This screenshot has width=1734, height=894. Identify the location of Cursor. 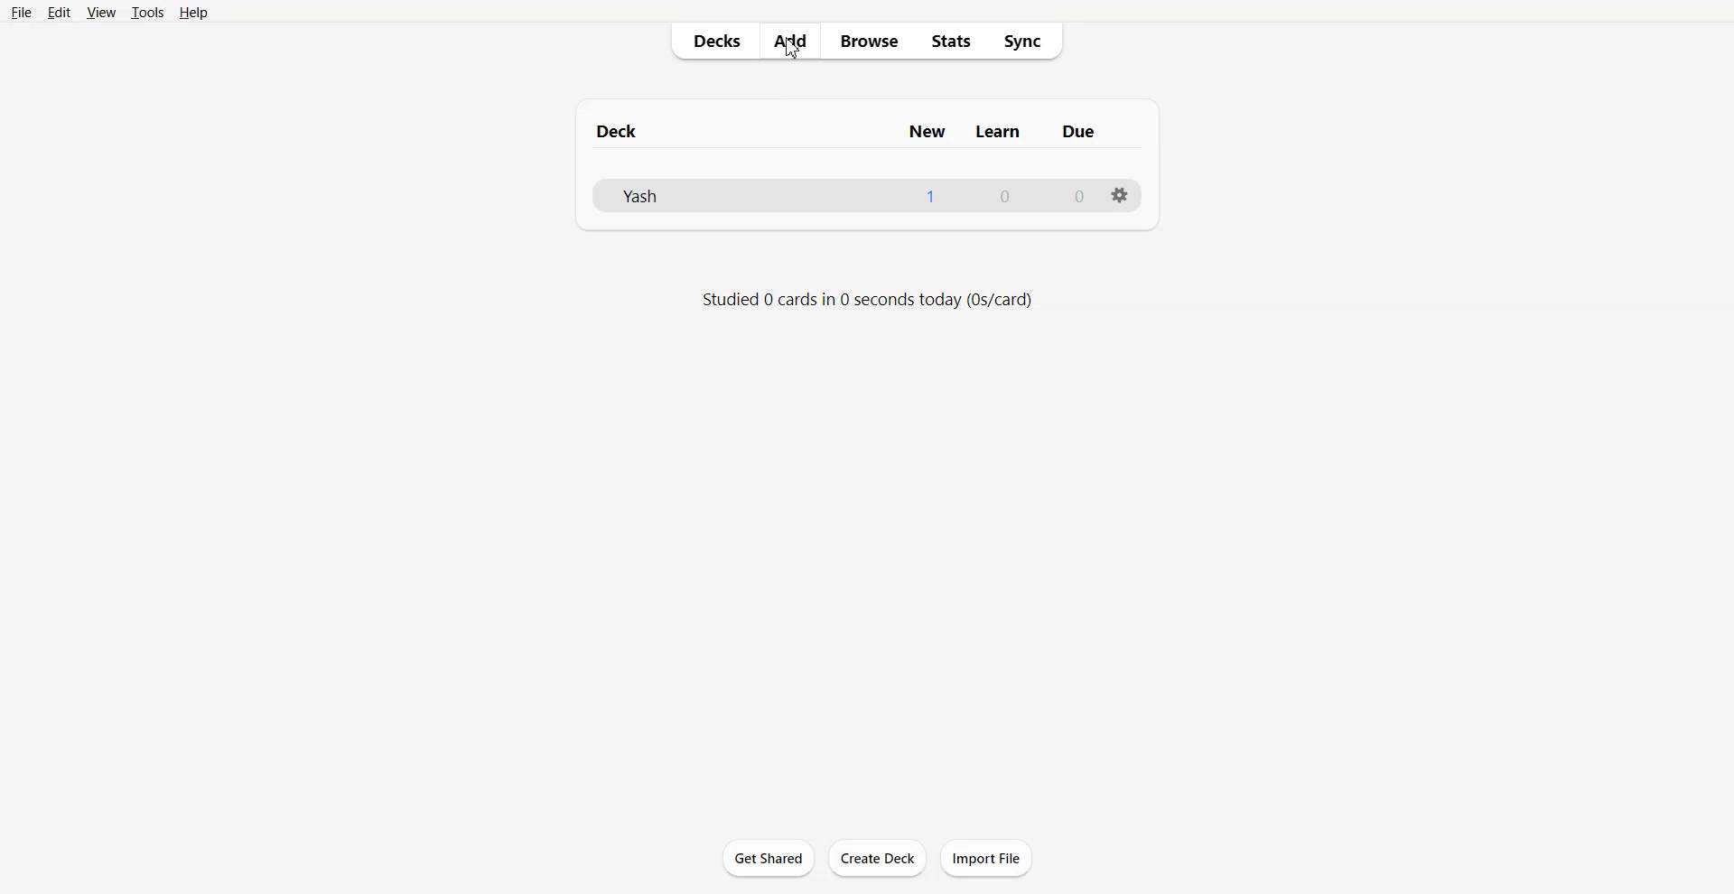
(794, 46).